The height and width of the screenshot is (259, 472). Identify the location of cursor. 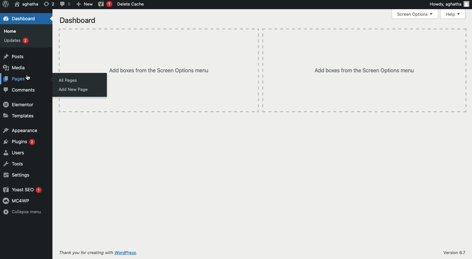
(29, 78).